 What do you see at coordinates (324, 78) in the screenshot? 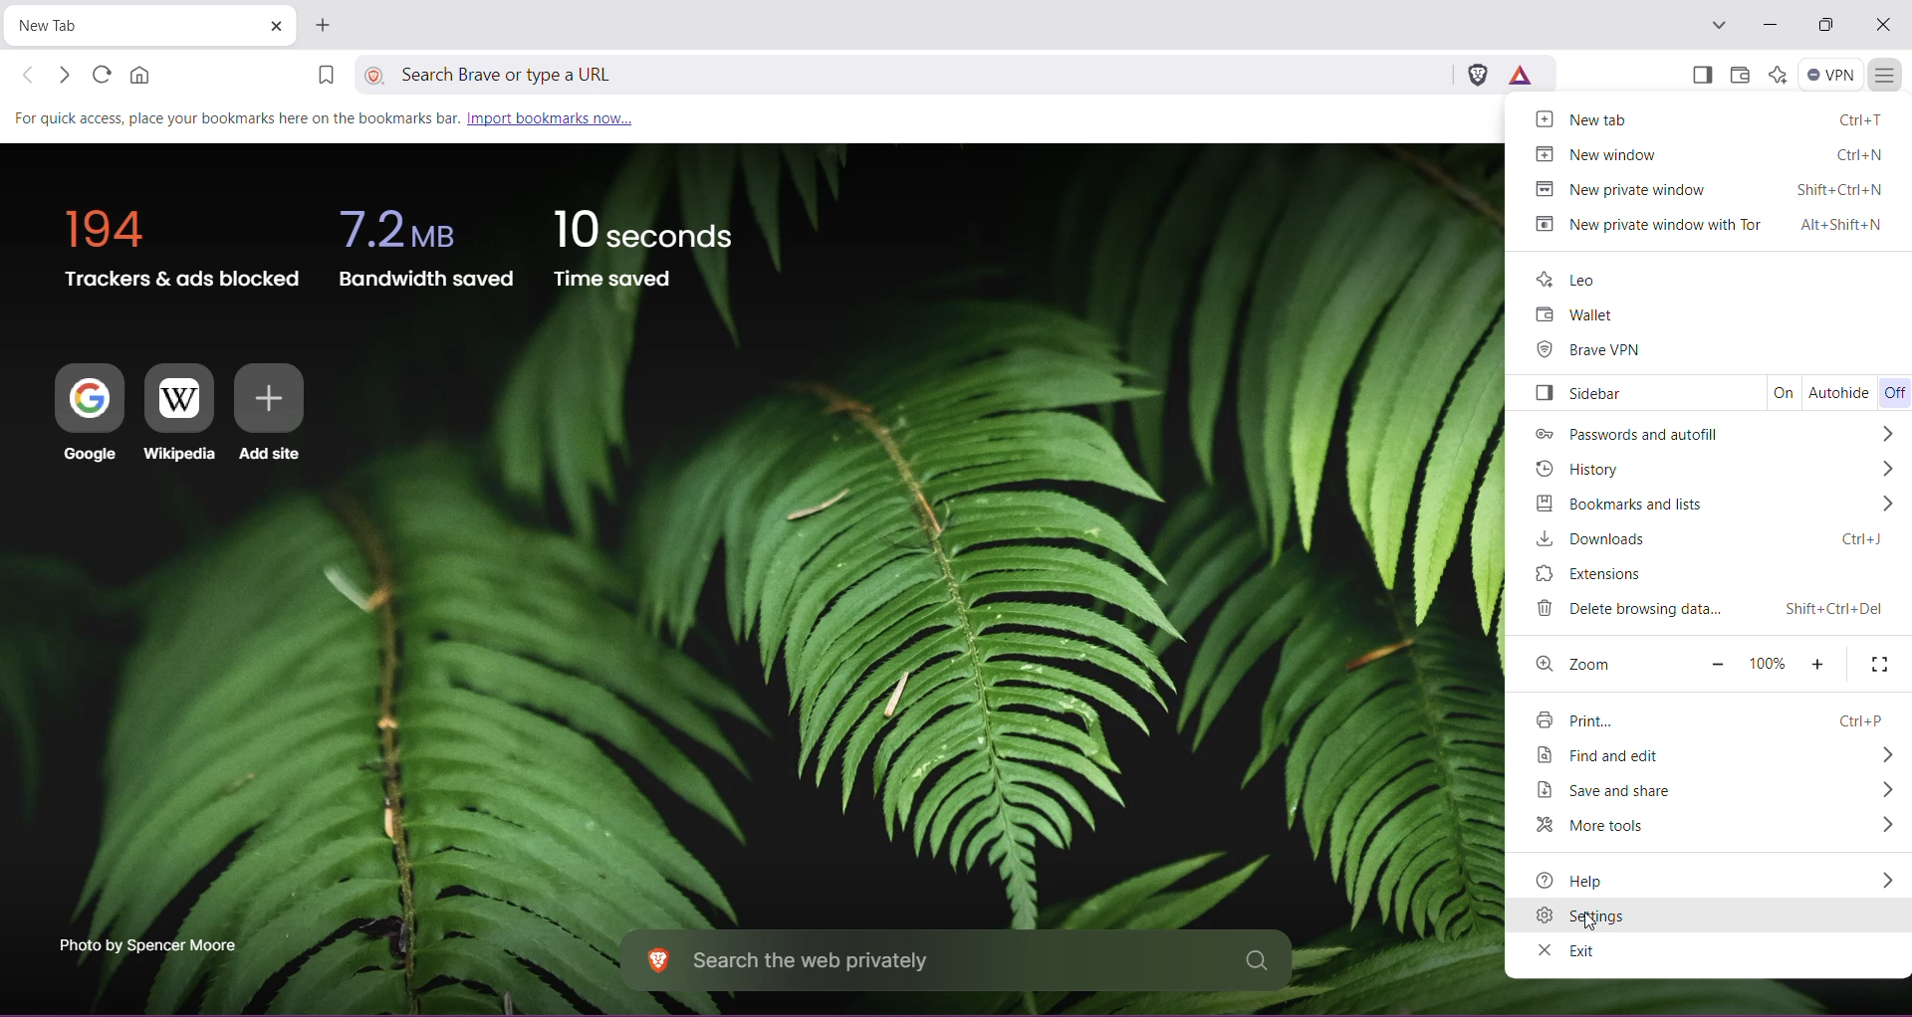
I see `Bookmark this Page` at bounding box center [324, 78].